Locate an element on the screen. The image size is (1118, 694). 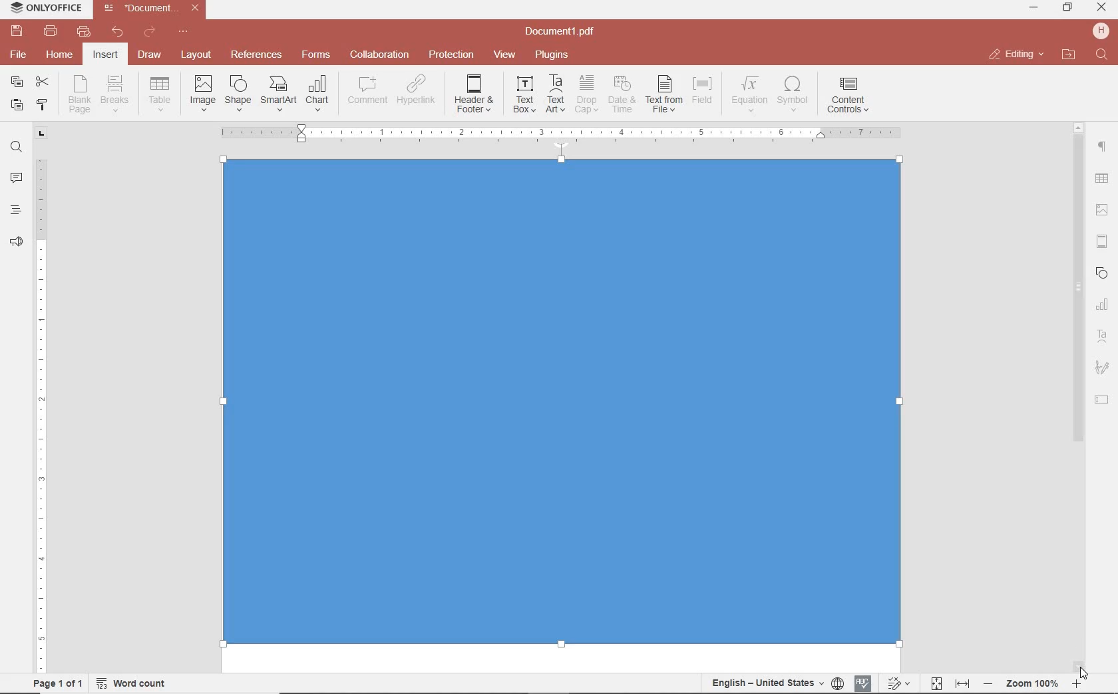
INSERT SYMBOL is located at coordinates (793, 93).